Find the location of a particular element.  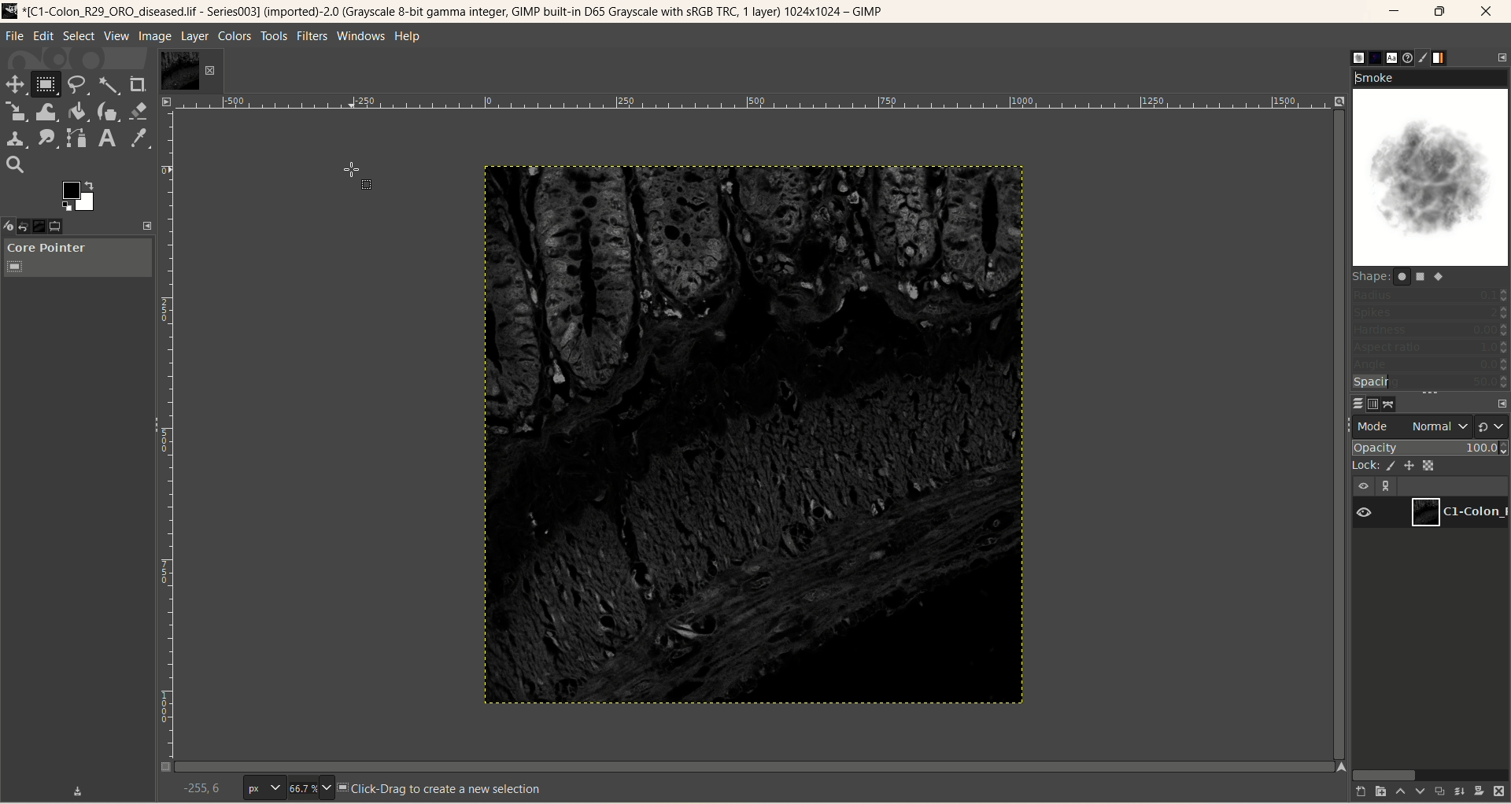

image is located at coordinates (41, 225).